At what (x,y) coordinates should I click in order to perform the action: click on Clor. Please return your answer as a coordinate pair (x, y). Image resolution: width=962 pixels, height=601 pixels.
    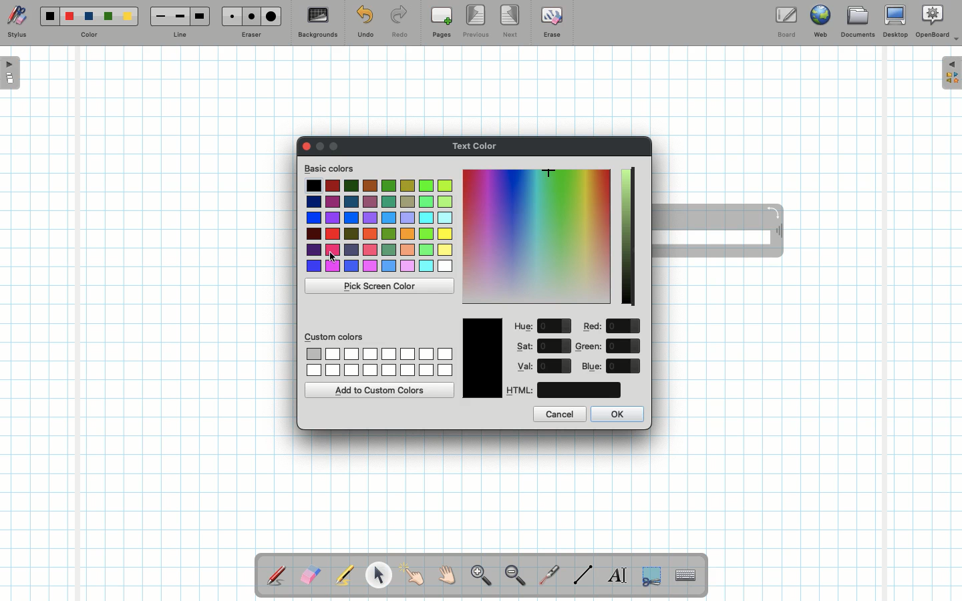
    Looking at the image, I should click on (303, 146).